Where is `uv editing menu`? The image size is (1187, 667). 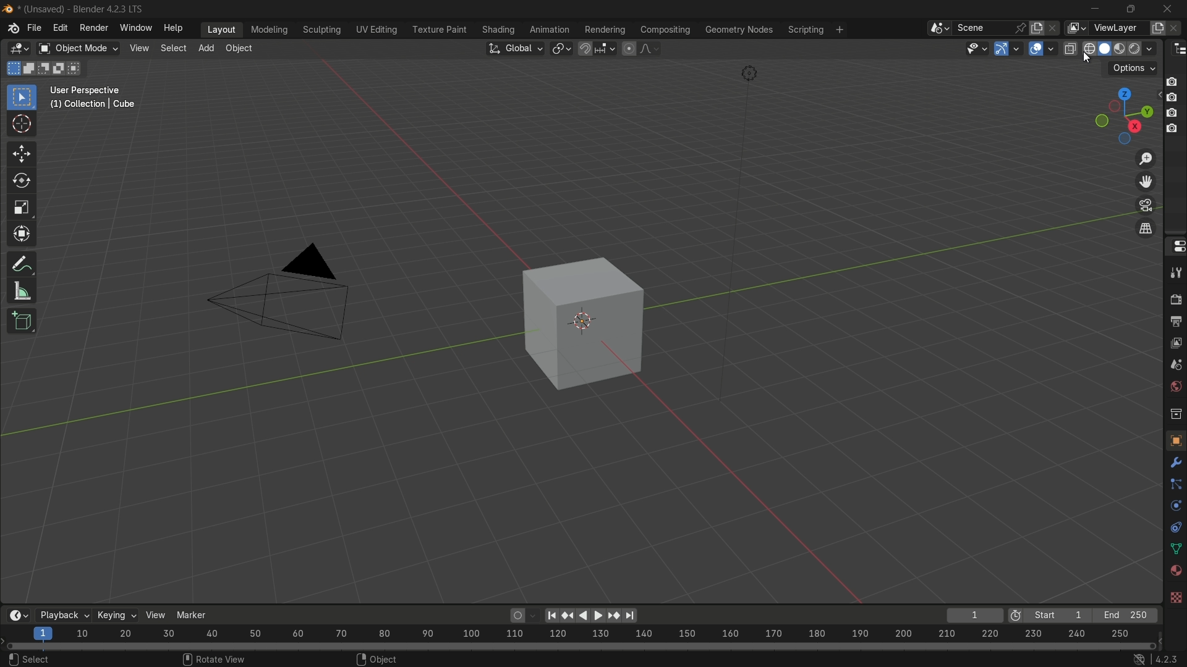
uv editing menu is located at coordinates (376, 30).